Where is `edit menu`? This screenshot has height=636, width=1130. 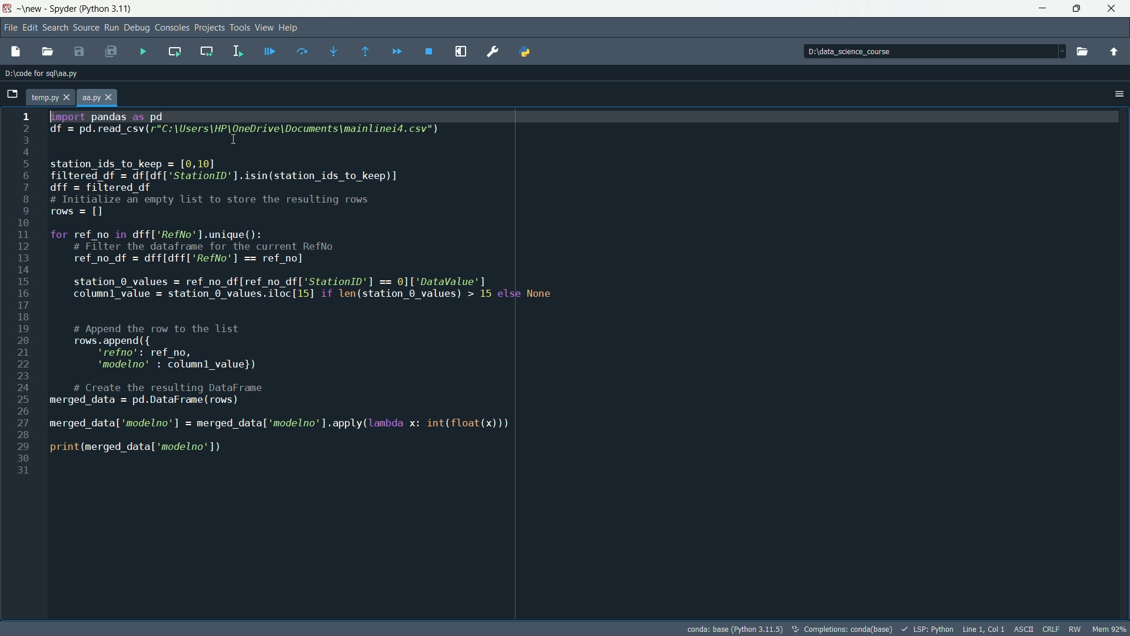 edit menu is located at coordinates (31, 27).